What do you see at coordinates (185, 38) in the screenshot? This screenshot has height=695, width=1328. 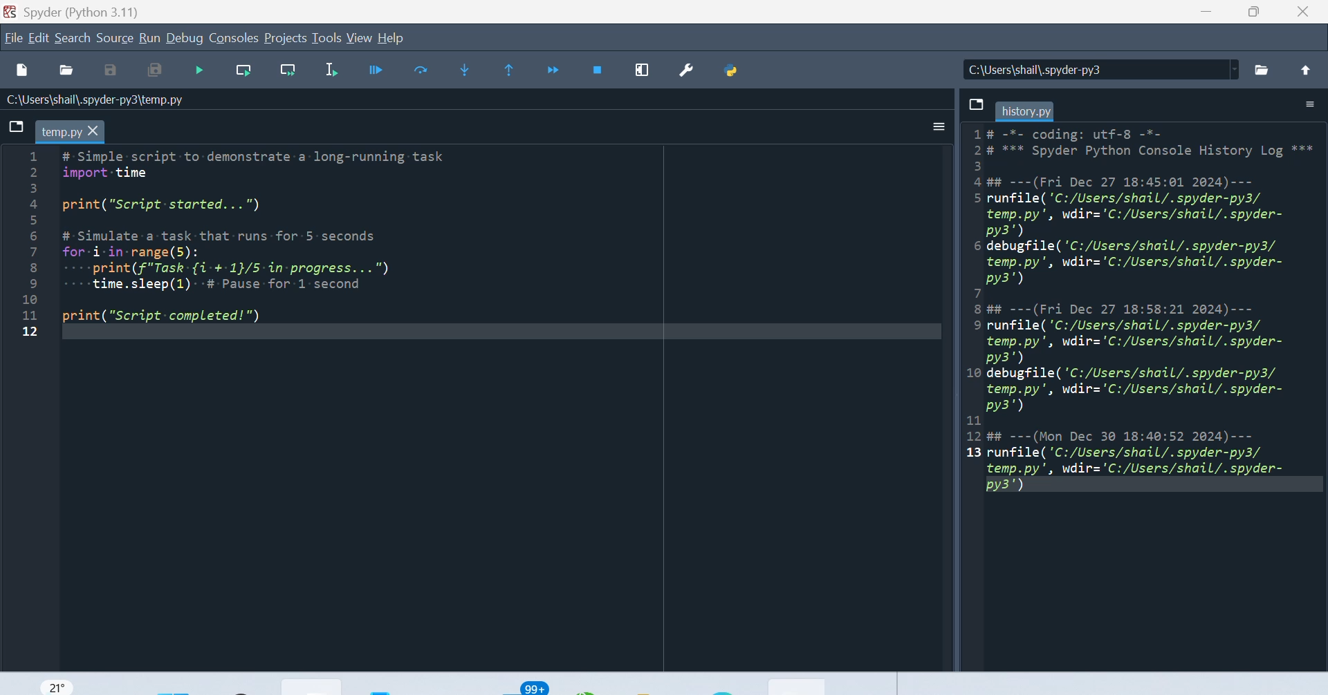 I see `Debug` at bounding box center [185, 38].